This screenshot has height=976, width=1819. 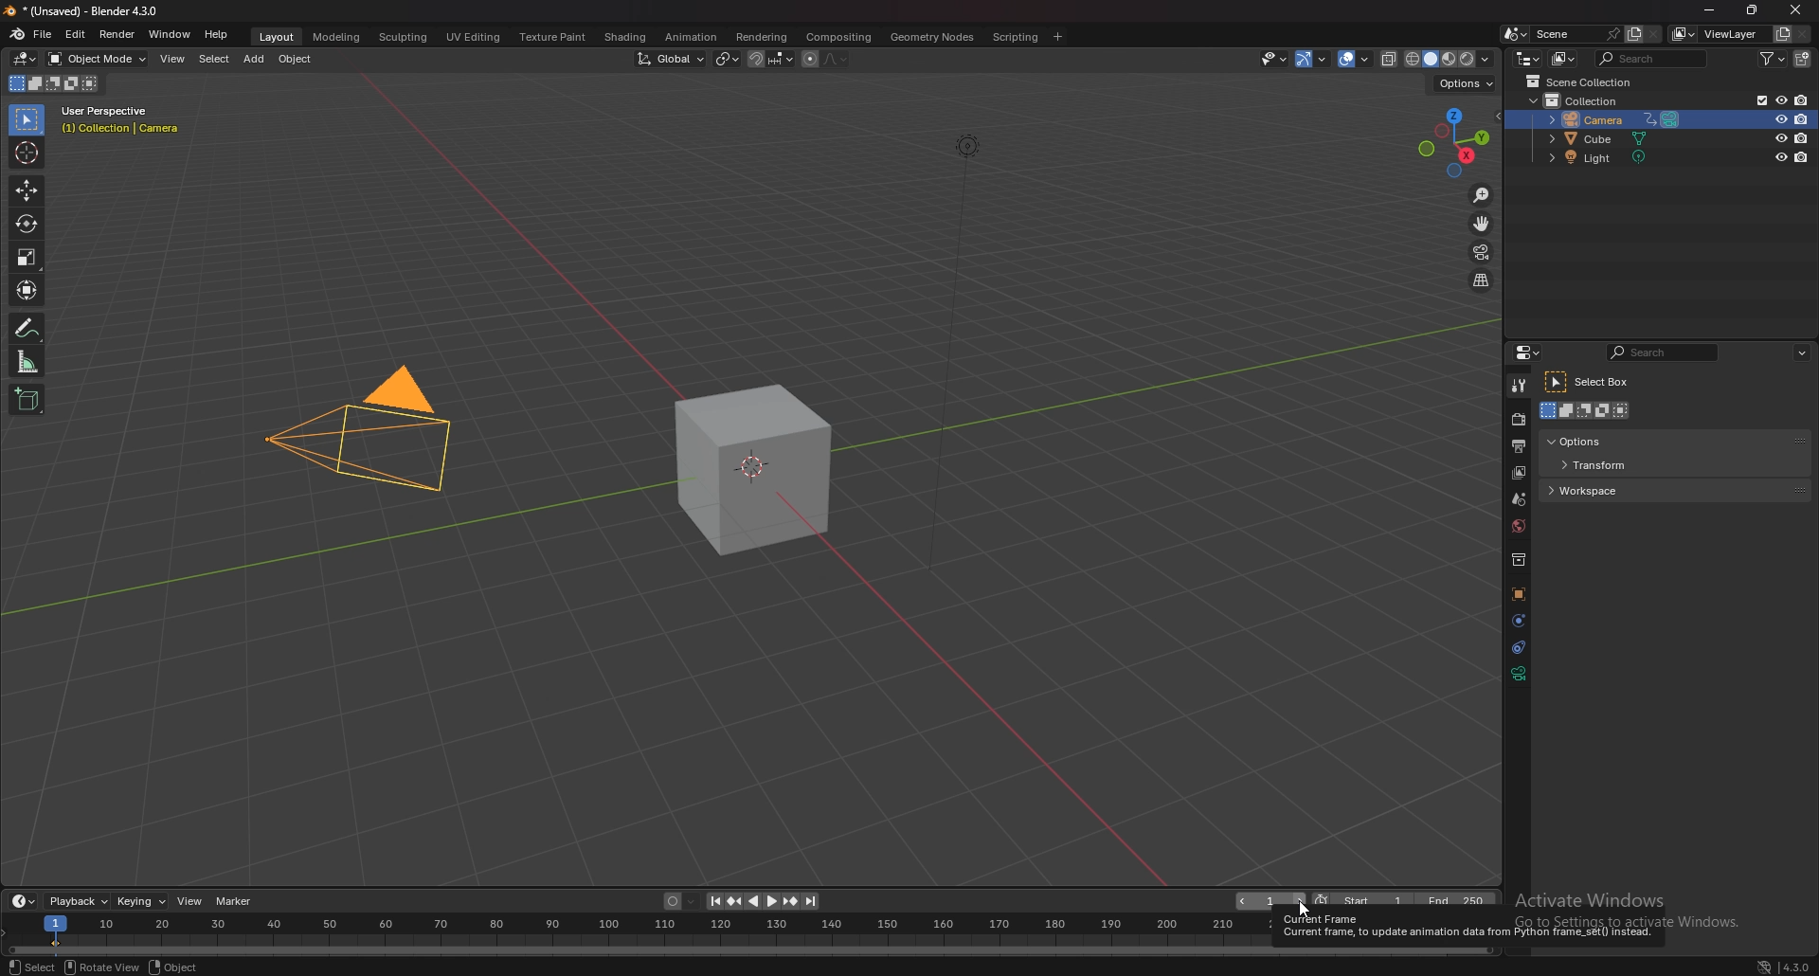 I want to click on cube, so click(x=750, y=470).